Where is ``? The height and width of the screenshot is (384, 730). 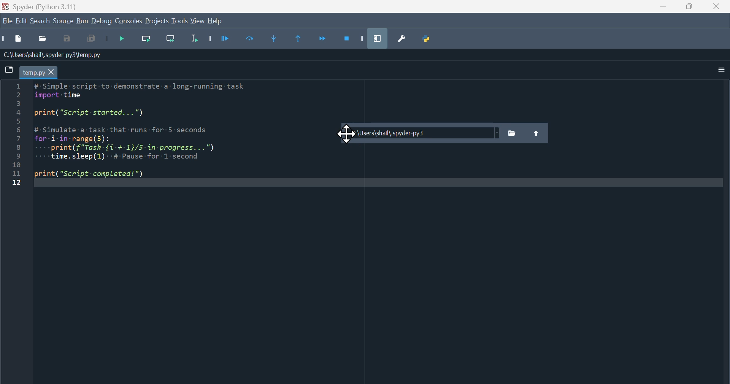  is located at coordinates (92, 41).